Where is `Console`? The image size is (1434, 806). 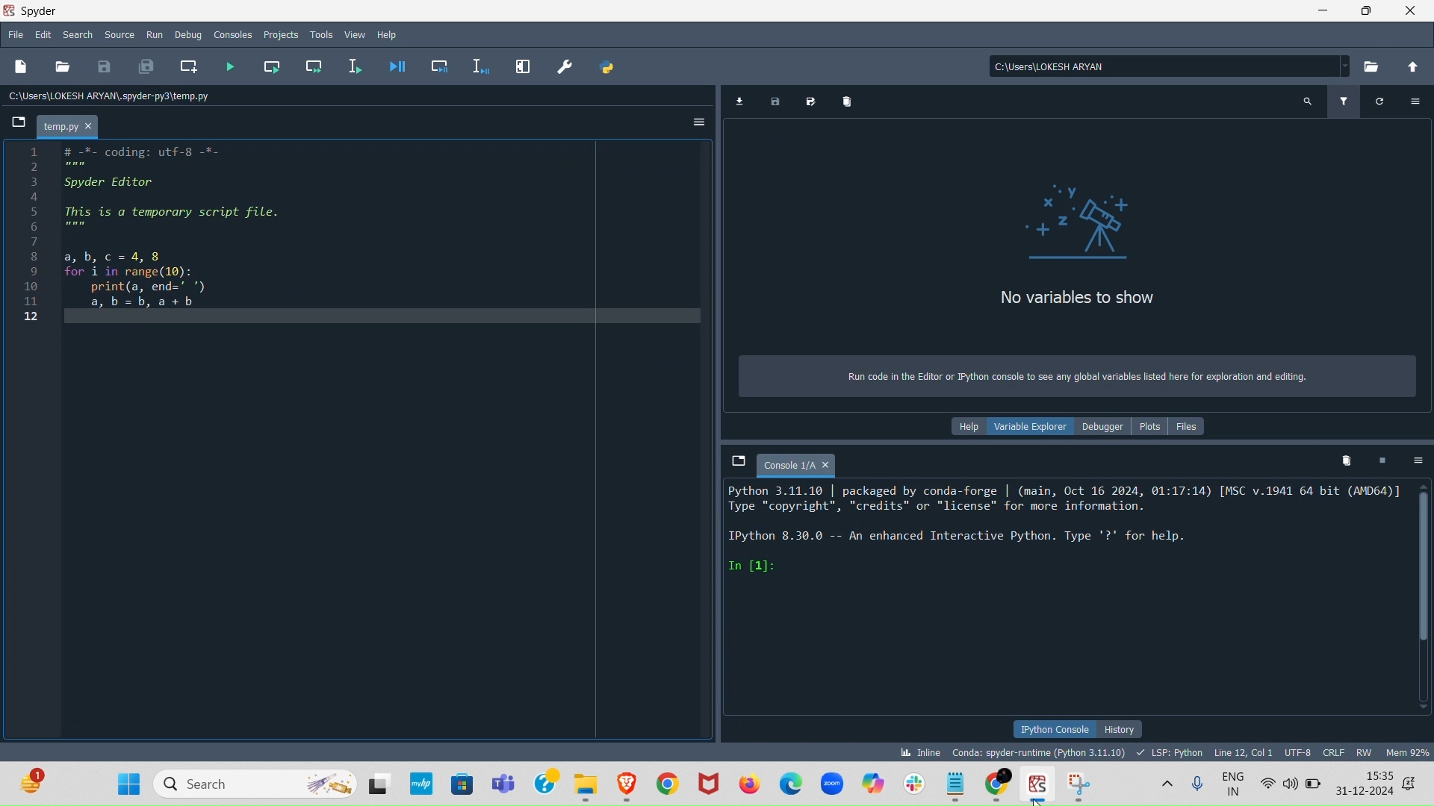
Console is located at coordinates (794, 461).